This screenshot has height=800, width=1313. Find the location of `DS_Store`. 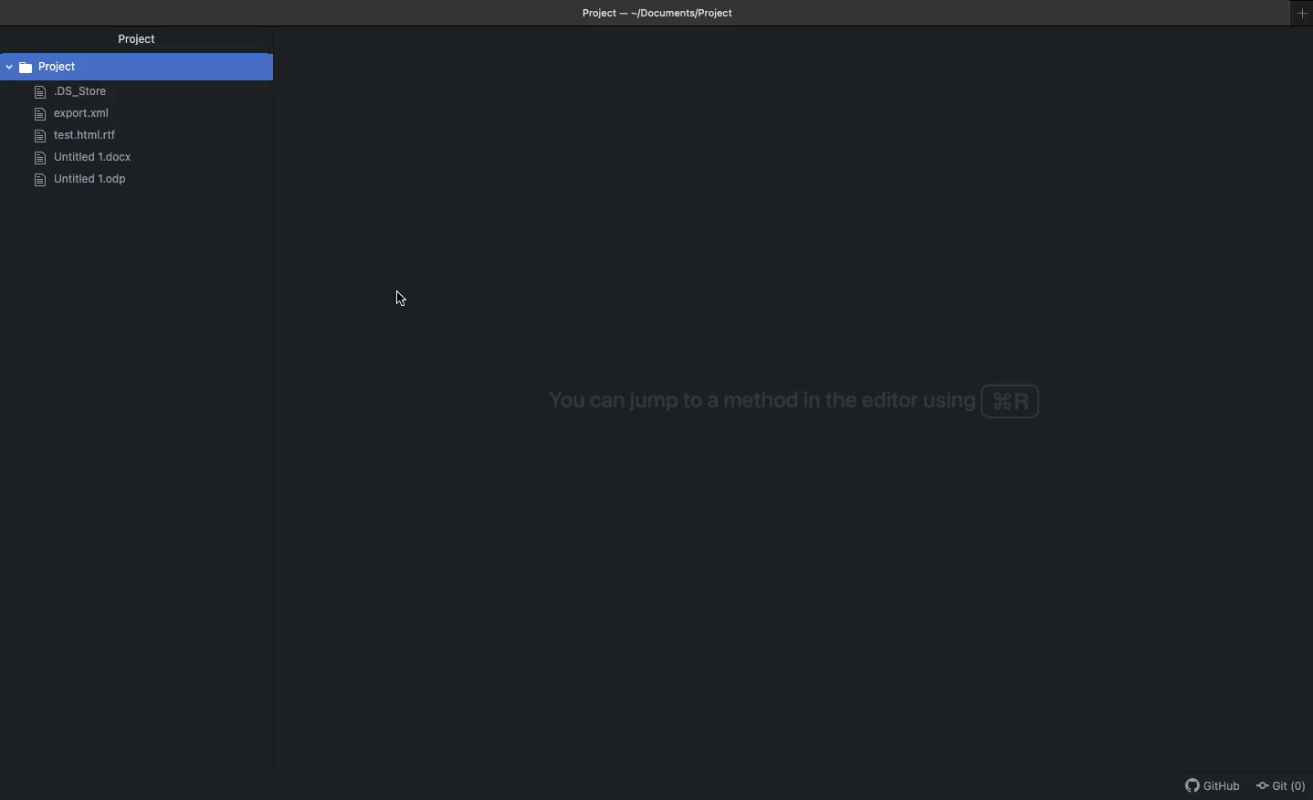

DS_Store is located at coordinates (70, 92).